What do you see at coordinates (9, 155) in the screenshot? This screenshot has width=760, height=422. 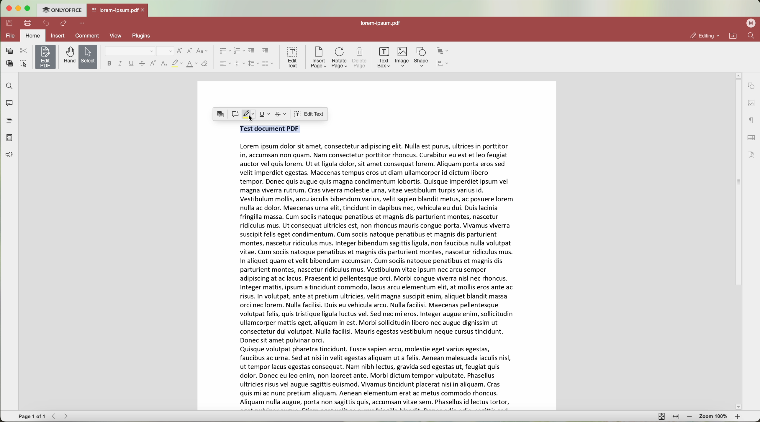 I see `feedback and support` at bounding box center [9, 155].